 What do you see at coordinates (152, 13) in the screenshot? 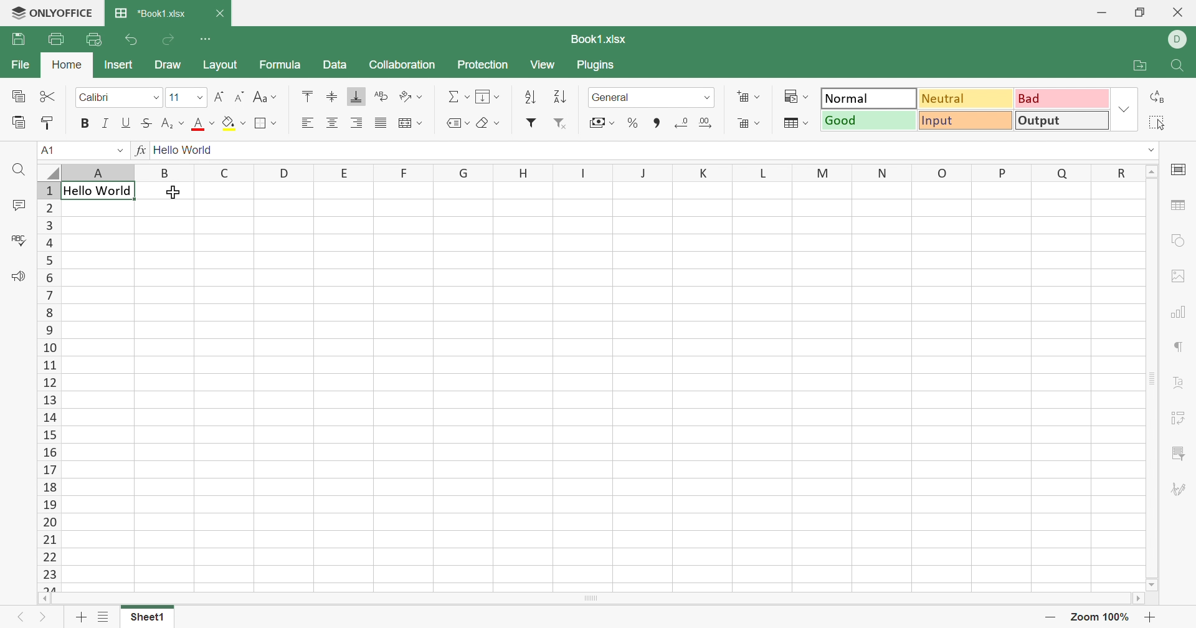
I see `*Book1.xlsx` at bounding box center [152, 13].